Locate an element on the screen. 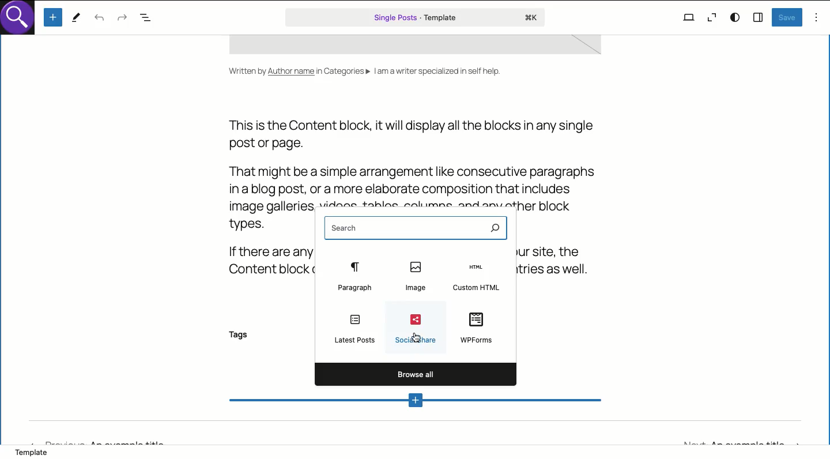 The width and height of the screenshot is (830, 459). Add new block is located at coordinates (414, 402).